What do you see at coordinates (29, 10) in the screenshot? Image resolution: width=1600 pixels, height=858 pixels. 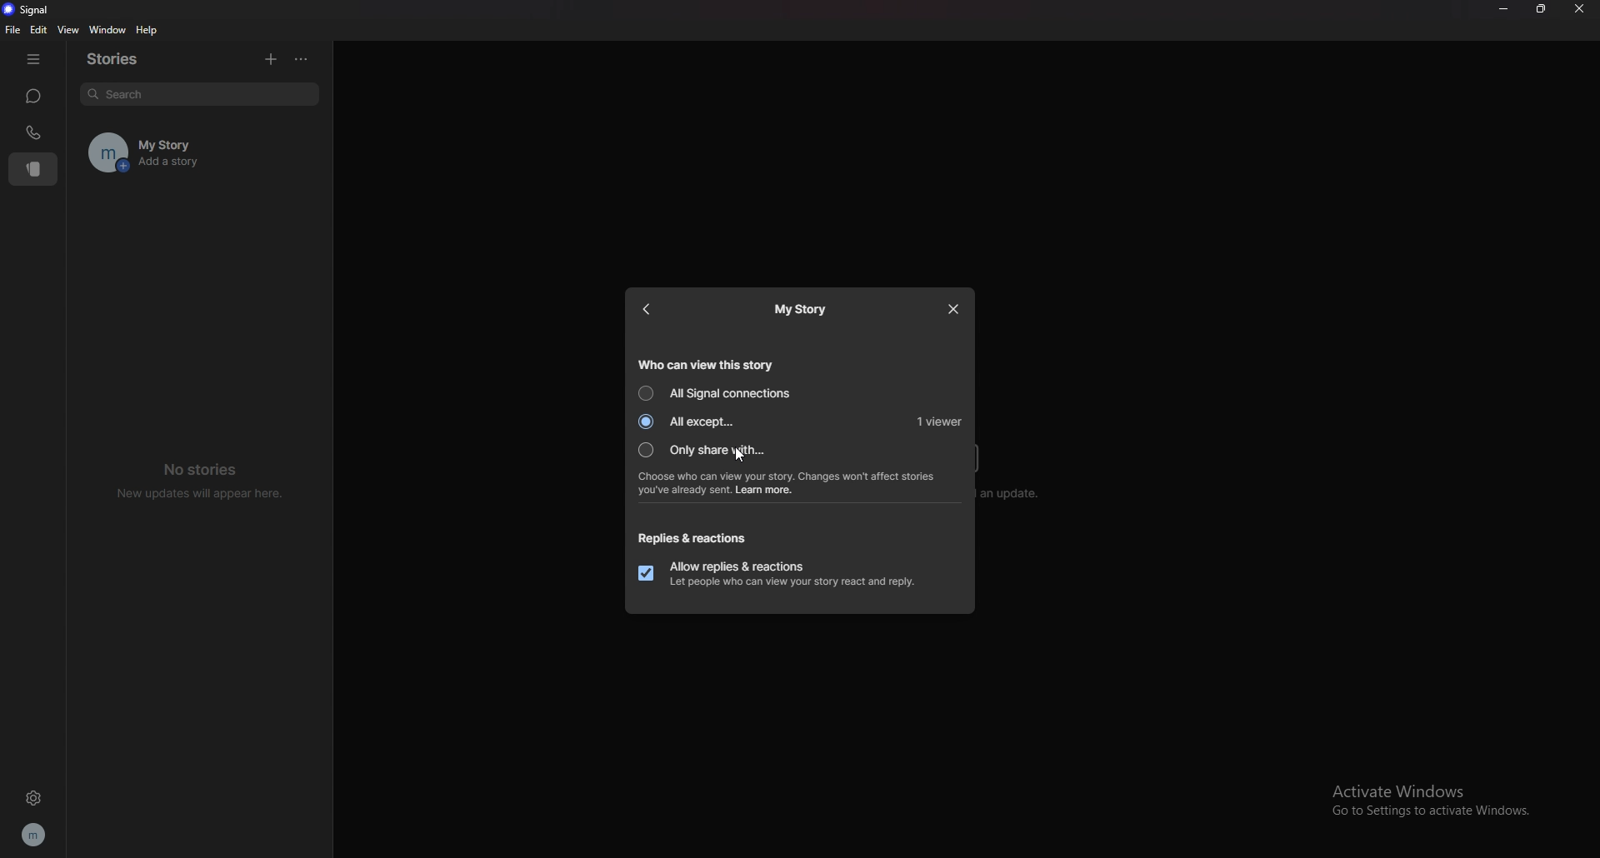 I see `signal` at bounding box center [29, 10].